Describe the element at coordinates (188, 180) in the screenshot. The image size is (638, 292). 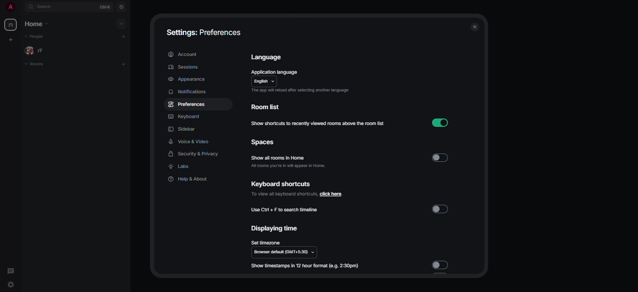
I see `help & about` at that location.